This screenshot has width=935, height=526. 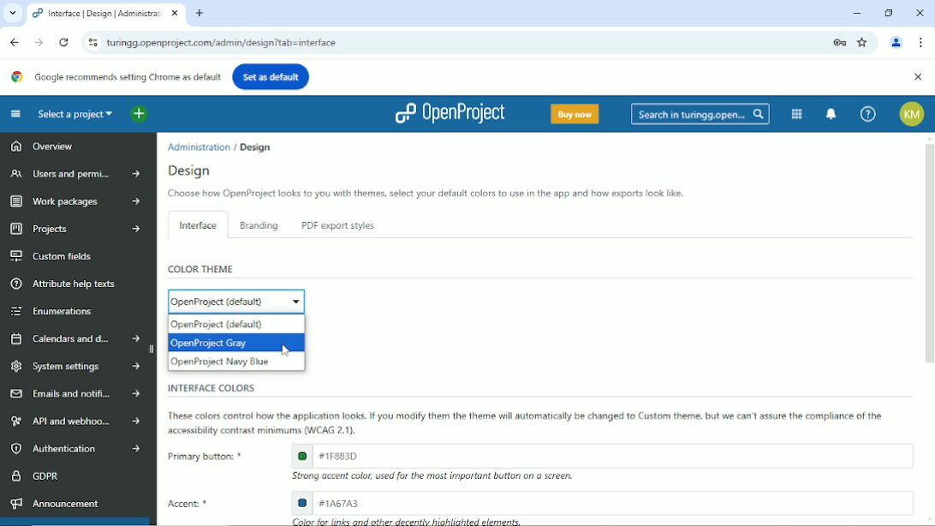 I want to click on Set as default , so click(x=271, y=75).